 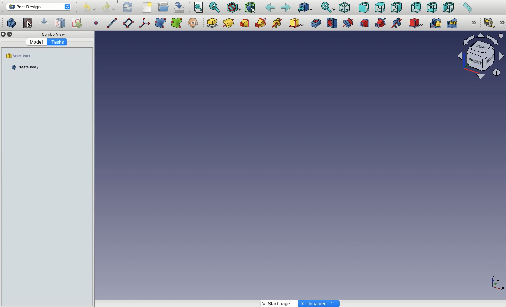 I want to click on Pad, so click(x=213, y=23).